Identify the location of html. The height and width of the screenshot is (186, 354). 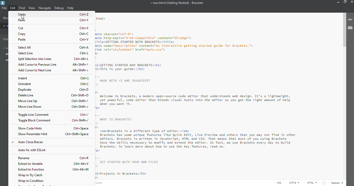
(312, 183).